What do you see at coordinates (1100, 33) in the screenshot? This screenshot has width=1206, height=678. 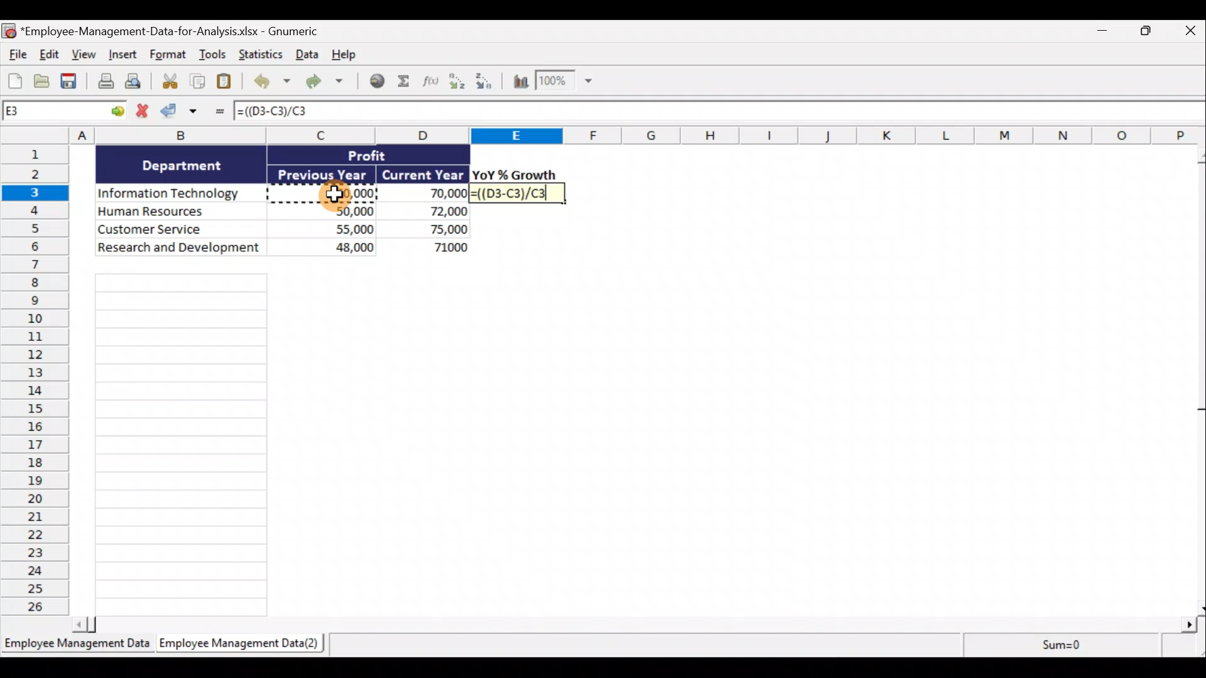 I see `Minimise` at bounding box center [1100, 33].